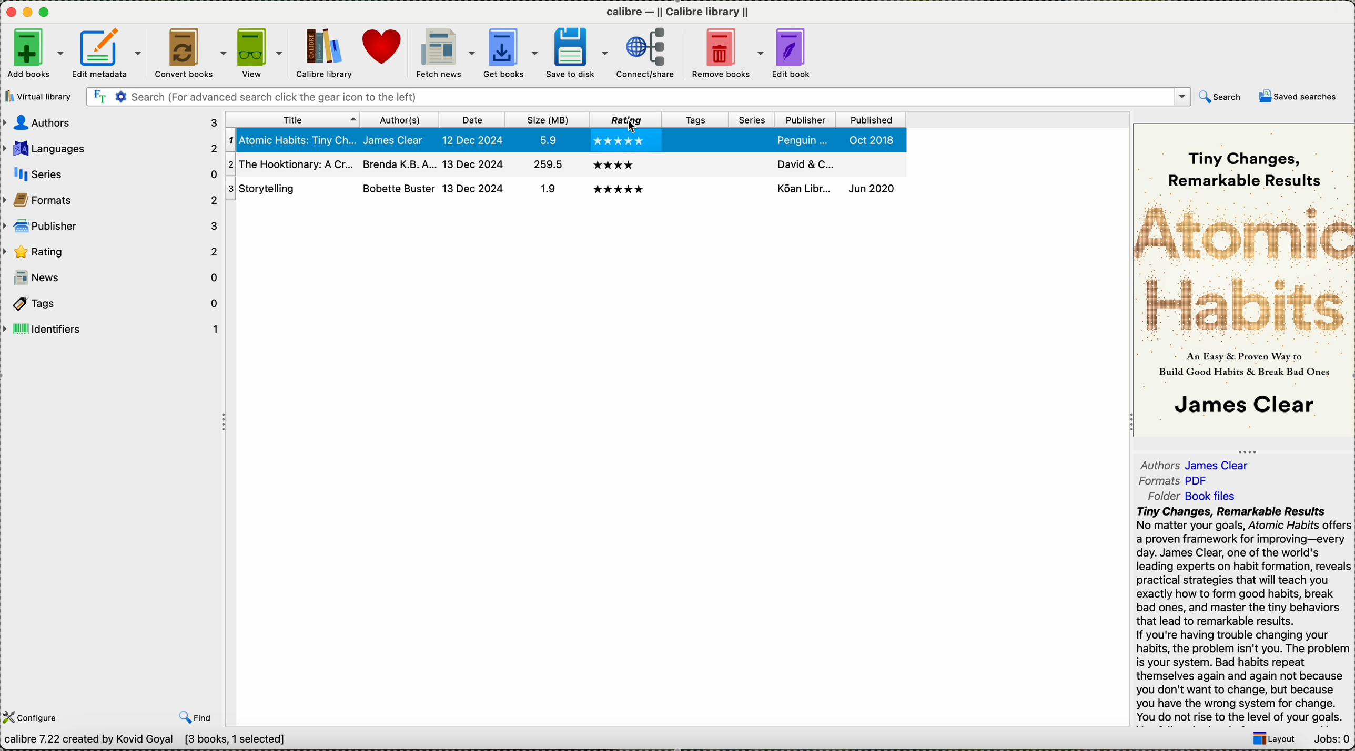  Describe the element at coordinates (1203, 480) in the screenshot. I see `PDF` at that location.